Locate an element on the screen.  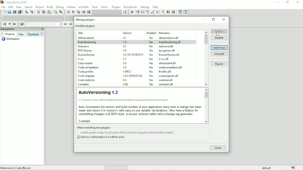
version  is located at coordinates (124, 63).